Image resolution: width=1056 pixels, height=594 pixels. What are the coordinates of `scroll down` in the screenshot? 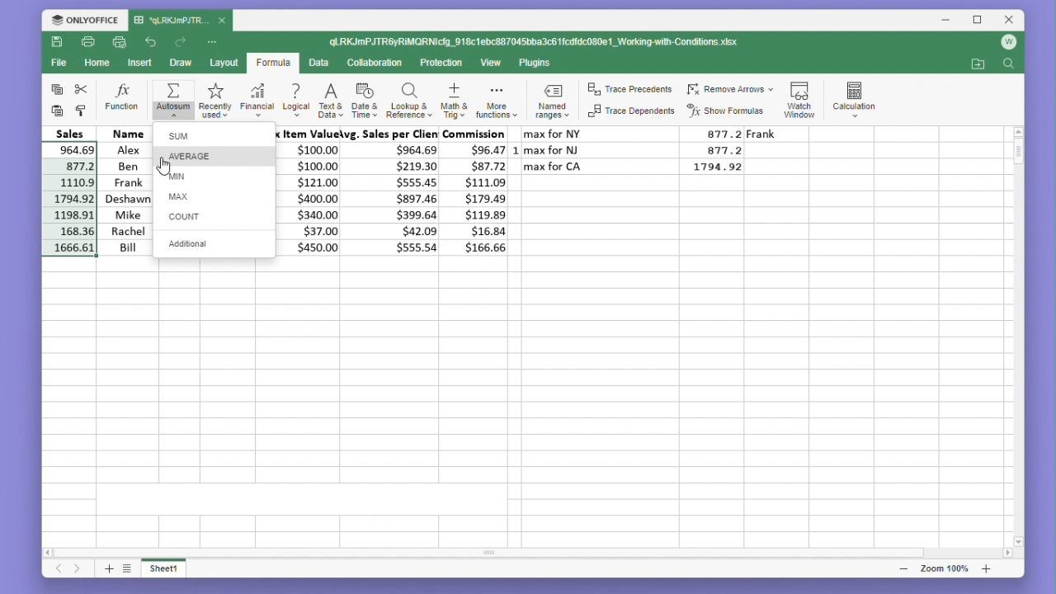 It's located at (1019, 541).